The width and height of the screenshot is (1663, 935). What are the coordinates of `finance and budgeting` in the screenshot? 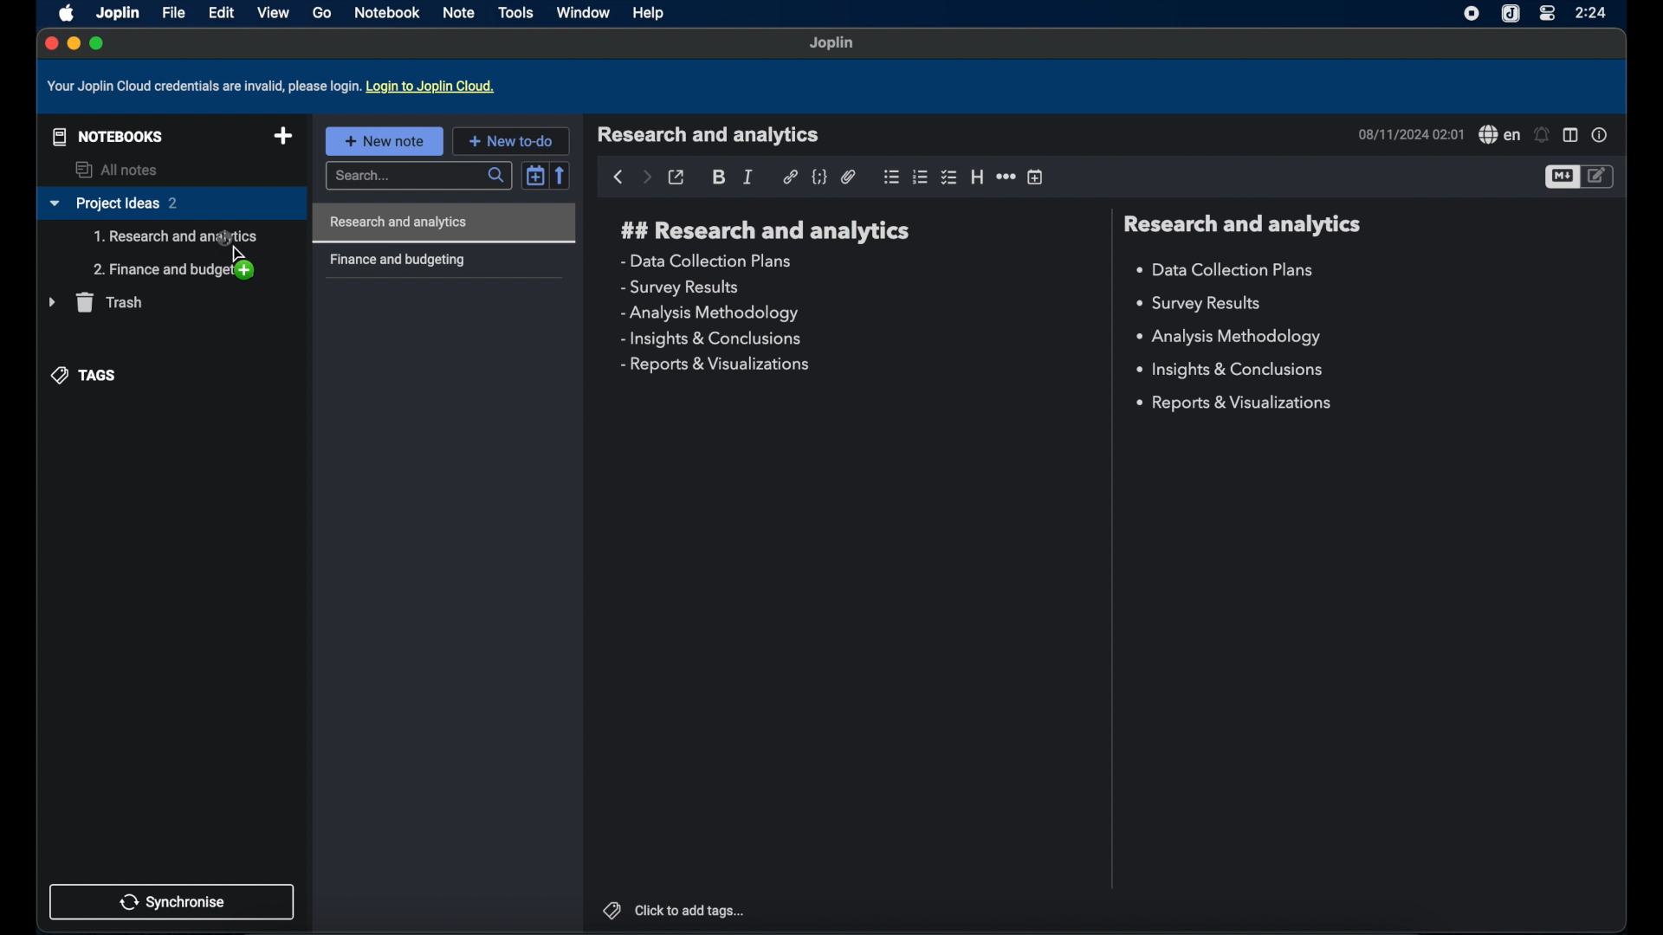 It's located at (397, 261).